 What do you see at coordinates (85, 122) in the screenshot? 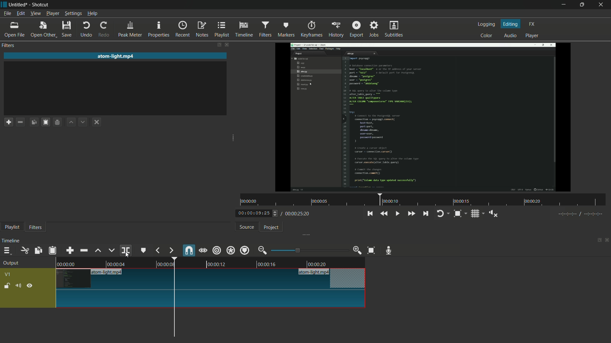
I see `move filter down` at bounding box center [85, 122].